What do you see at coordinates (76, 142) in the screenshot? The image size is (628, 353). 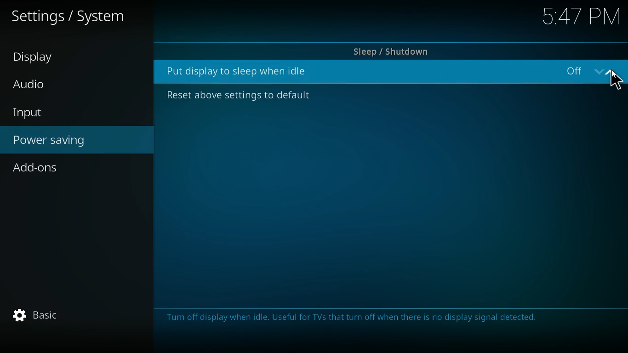 I see `power saving` at bounding box center [76, 142].